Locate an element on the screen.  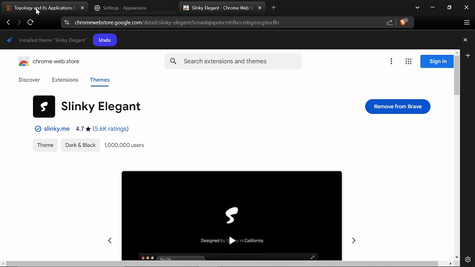
Extensions is located at coordinates (65, 81).